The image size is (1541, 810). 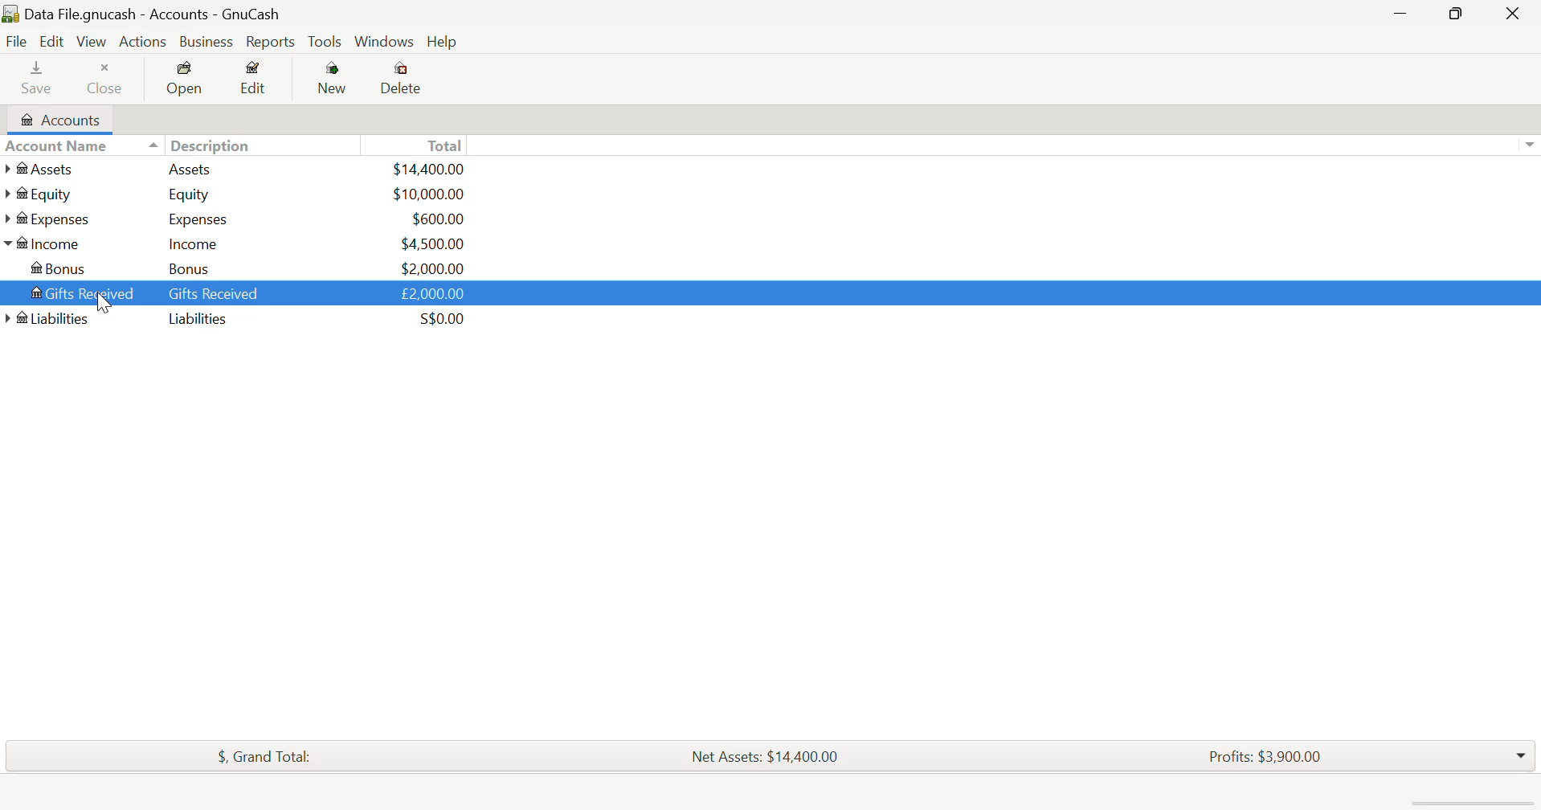 I want to click on Business, so click(x=205, y=40).